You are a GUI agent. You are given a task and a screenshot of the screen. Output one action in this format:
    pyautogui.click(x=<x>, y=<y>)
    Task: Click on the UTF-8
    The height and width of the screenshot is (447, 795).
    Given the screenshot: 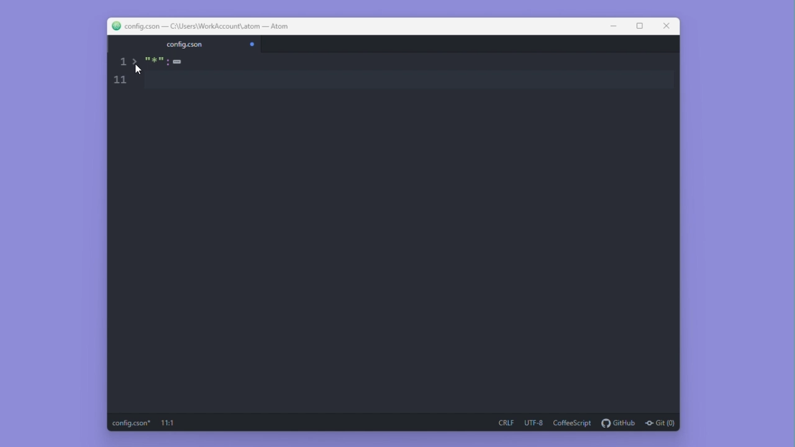 What is the action you would take?
    pyautogui.click(x=535, y=423)
    